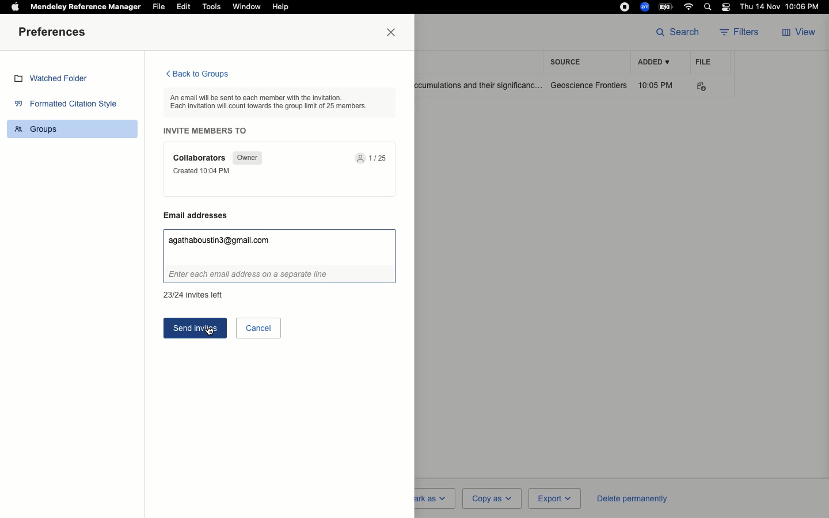 The width and height of the screenshot is (829, 518). Describe the element at coordinates (630, 498) in the screenshot. I see `Delete permanently` at that location.